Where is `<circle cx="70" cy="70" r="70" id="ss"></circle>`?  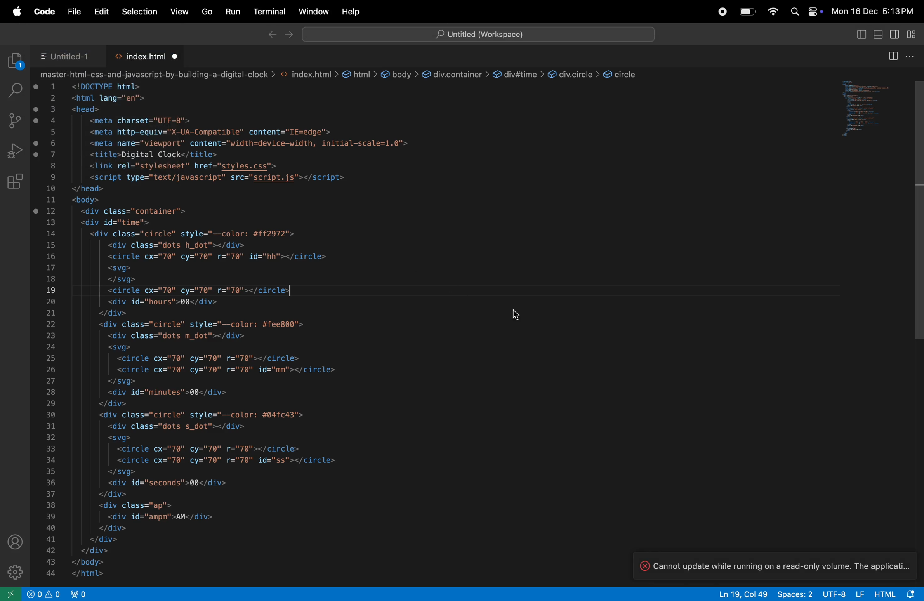
<circle cx="70" cy="70" r="70" id="ss"></circle> is located at coordinates (229, 460).